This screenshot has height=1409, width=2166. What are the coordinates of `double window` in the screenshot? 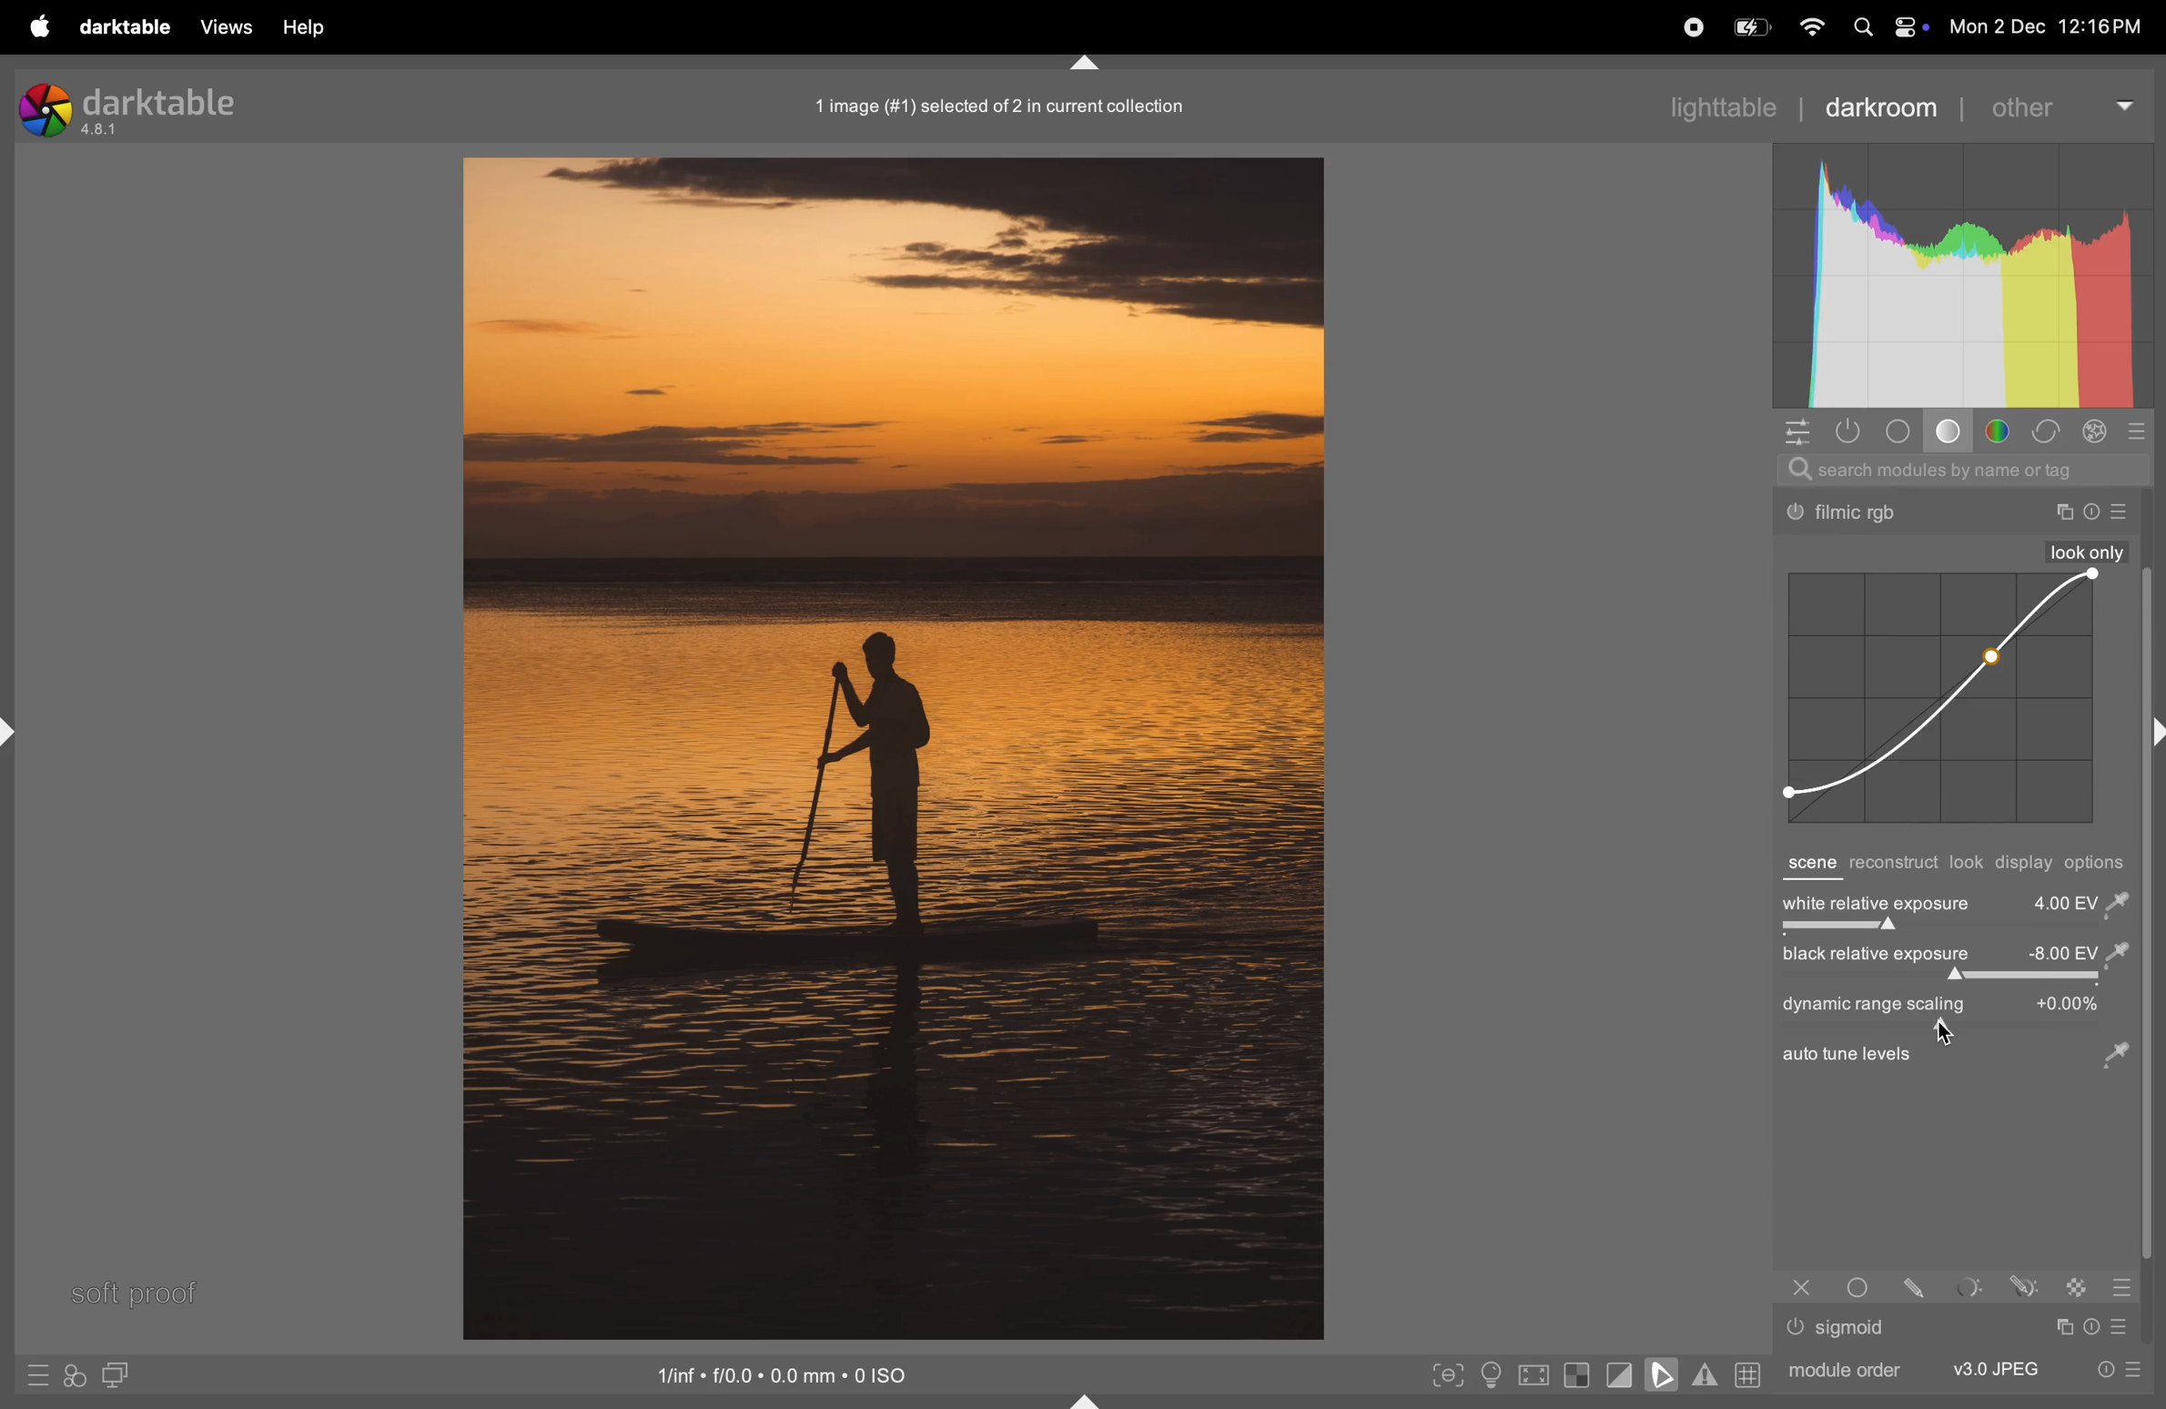 It's located at (113, 1377).